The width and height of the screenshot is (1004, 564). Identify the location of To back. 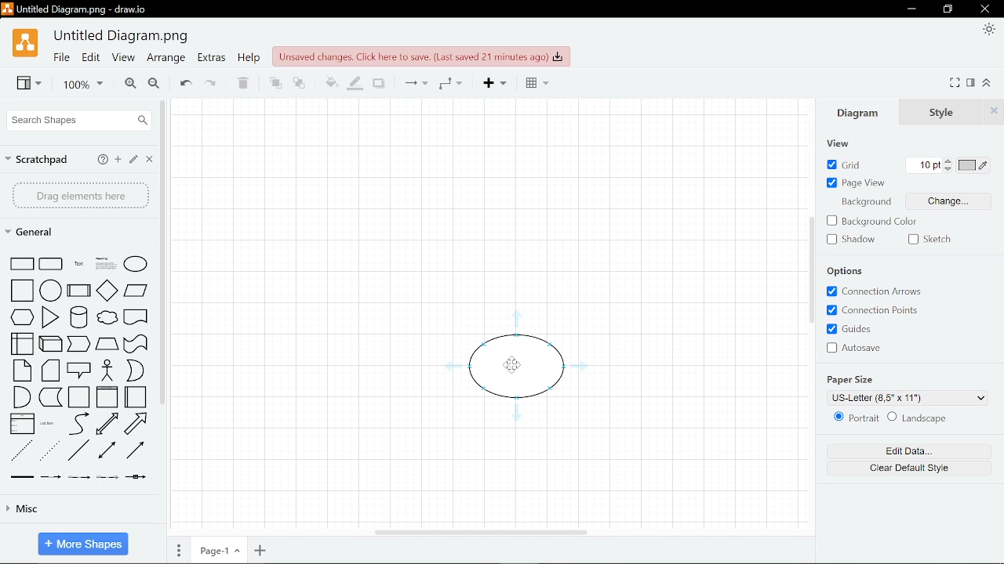
(299, 81).